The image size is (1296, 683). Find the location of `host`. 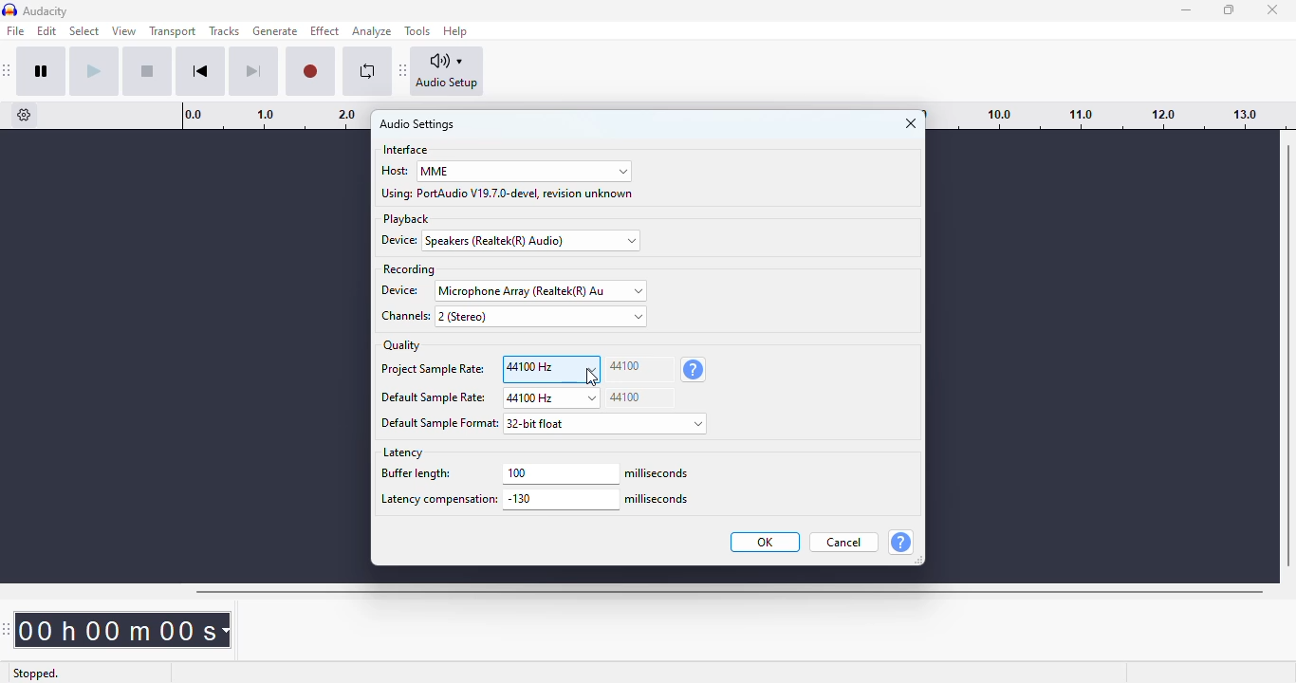

host is located at coordinates (394, 170).